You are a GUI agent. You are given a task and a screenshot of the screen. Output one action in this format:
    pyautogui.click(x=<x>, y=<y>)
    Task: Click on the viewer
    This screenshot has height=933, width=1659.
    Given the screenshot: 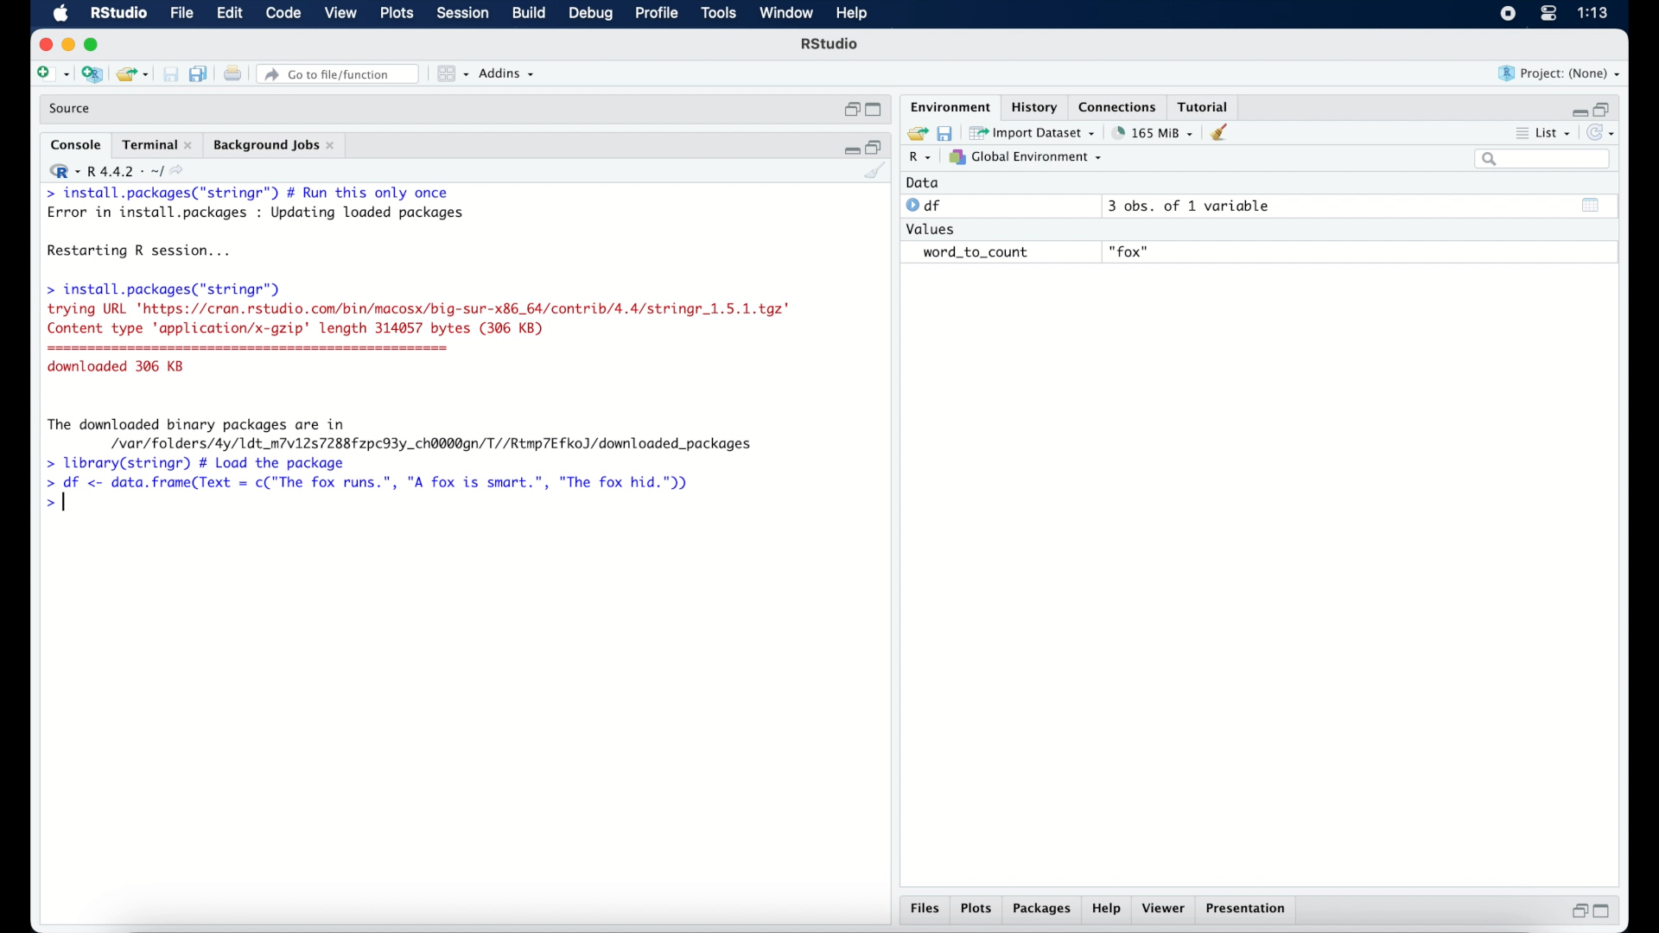 What is the action you would take?
    pyautogui.click(x=1165, y=909)
    